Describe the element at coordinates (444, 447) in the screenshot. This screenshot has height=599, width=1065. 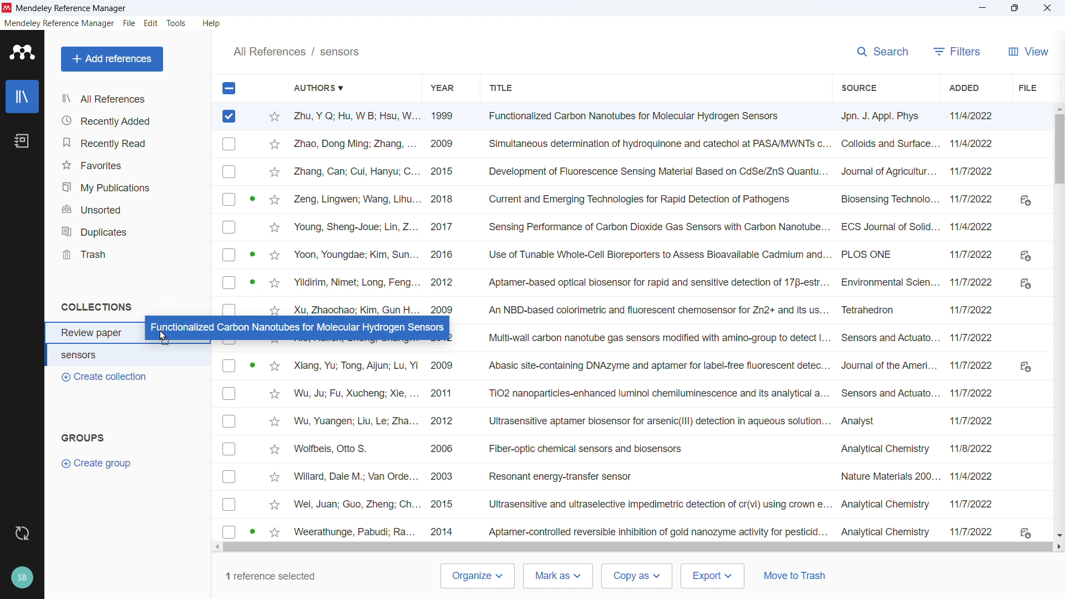
I see `Year of publication of individual entries ` at that location.